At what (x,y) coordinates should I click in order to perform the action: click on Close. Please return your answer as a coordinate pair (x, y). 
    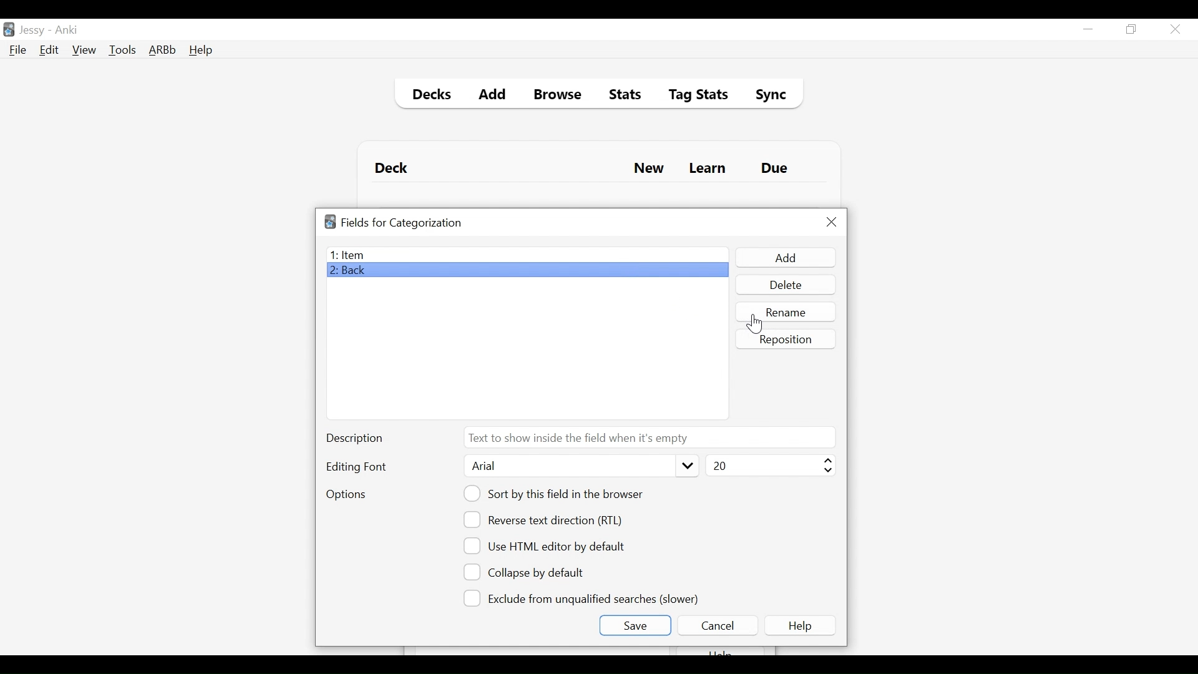
    Looking at the image, I should click on (832, 222).